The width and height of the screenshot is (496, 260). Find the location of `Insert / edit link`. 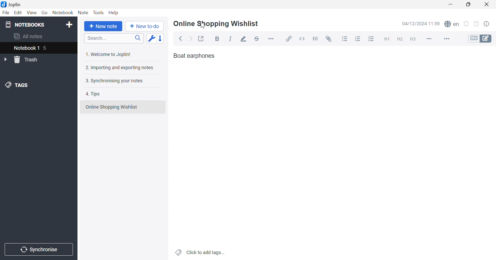

Insert / edit link is located at coordinates (289, 38).